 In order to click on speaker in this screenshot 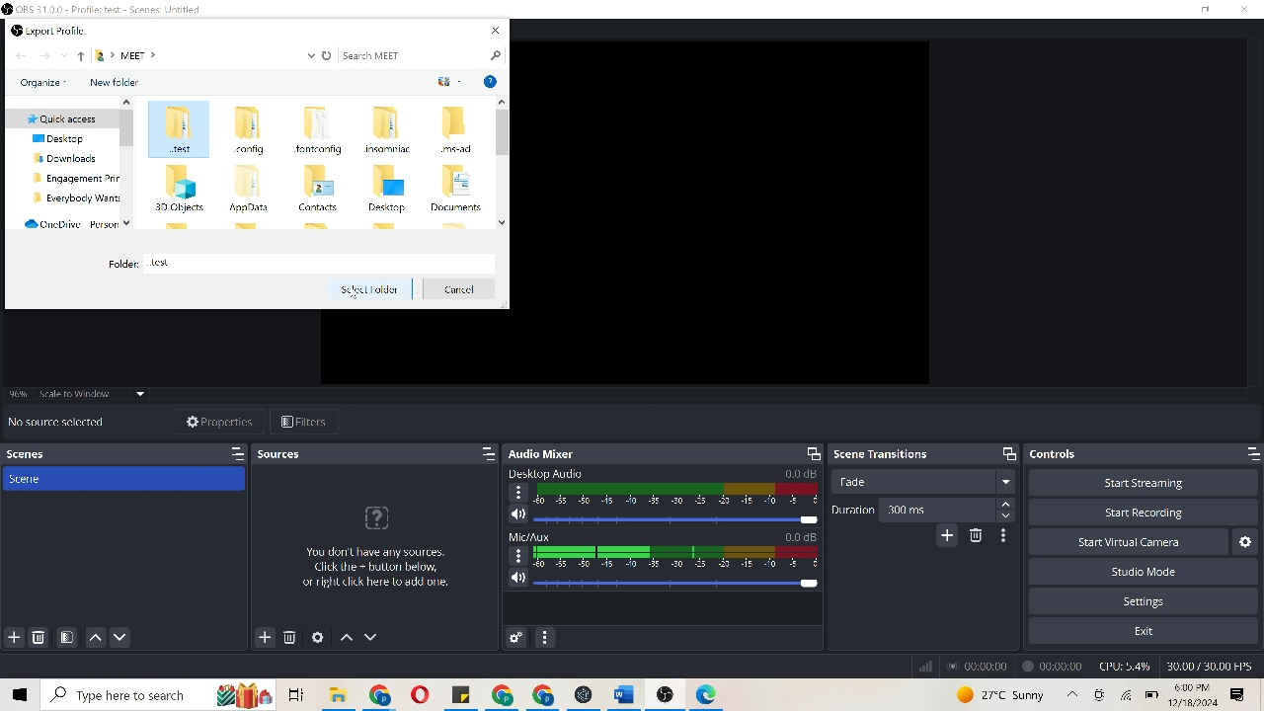, I will do `click(516, 578)`.